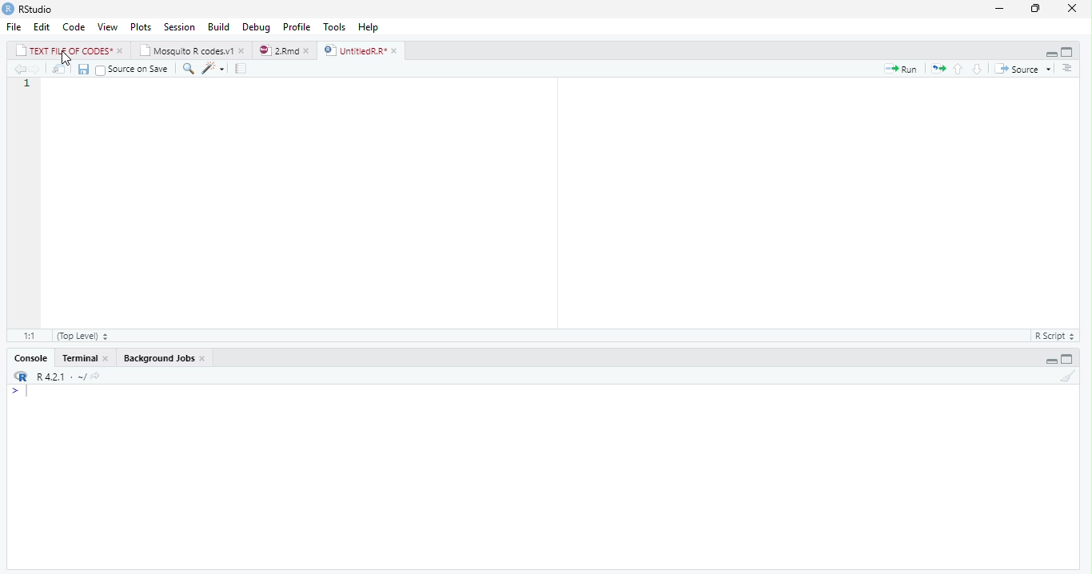 This screenshot has height=574, width=1092. What do you see at coordinates (278, 50) in the screenshot?
I see `2.Rmd` at bounding box center [278, 50].